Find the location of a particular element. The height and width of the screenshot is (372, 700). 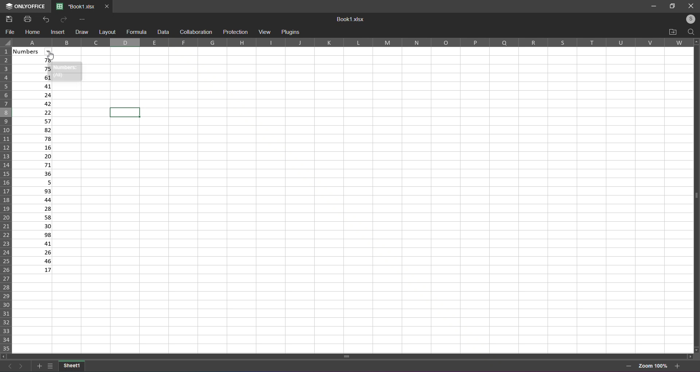

data is located at coordinates (163, 32).